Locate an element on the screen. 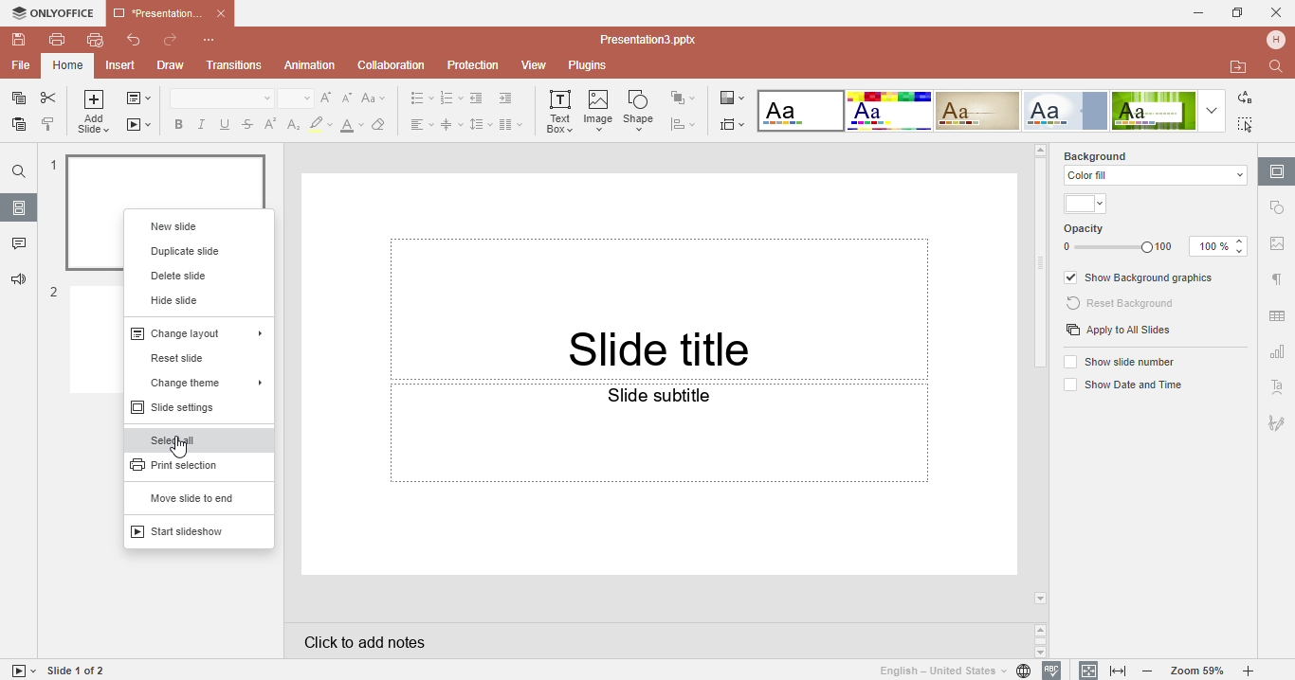 The width and height of the screenshot is (1295, 680). Bullets is located at coordinates (421, 98).